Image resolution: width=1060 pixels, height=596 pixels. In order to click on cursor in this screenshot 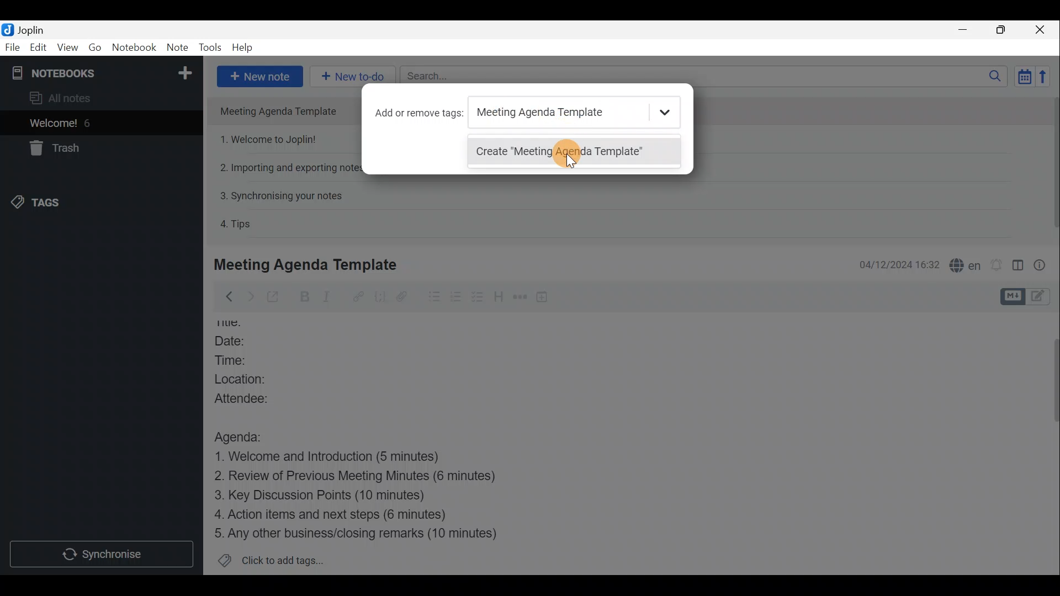, I will do `click(566, 155)`.